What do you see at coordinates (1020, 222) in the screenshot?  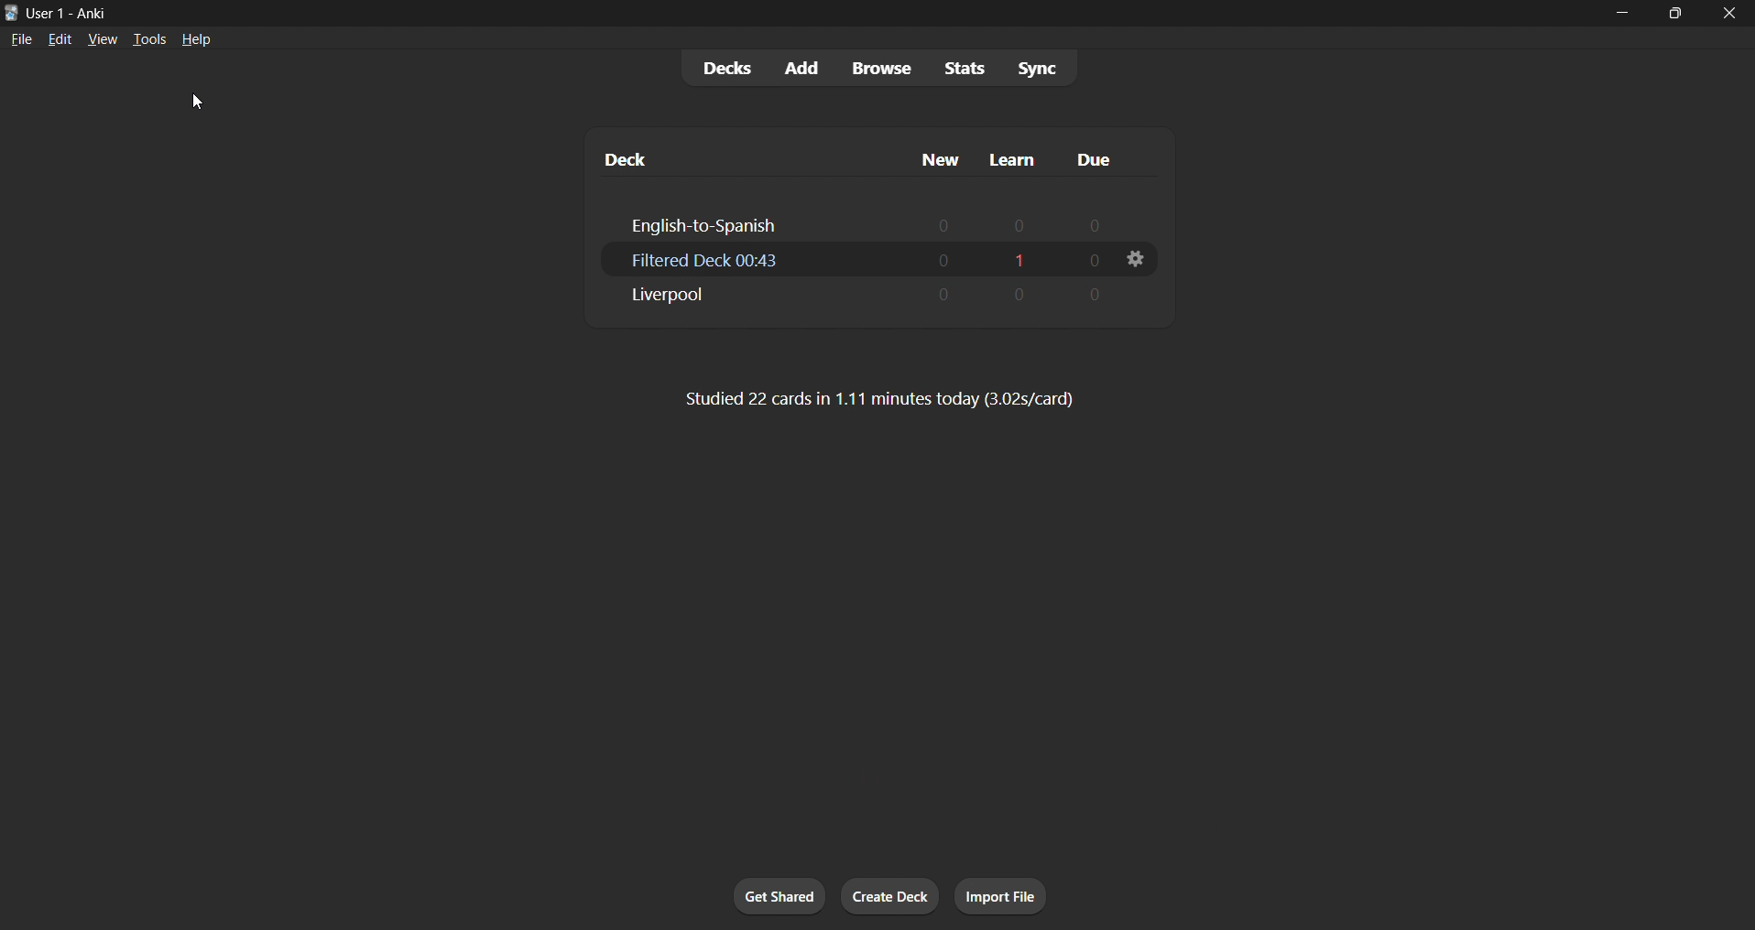 I see `0` at bounding box center [1020, 222].